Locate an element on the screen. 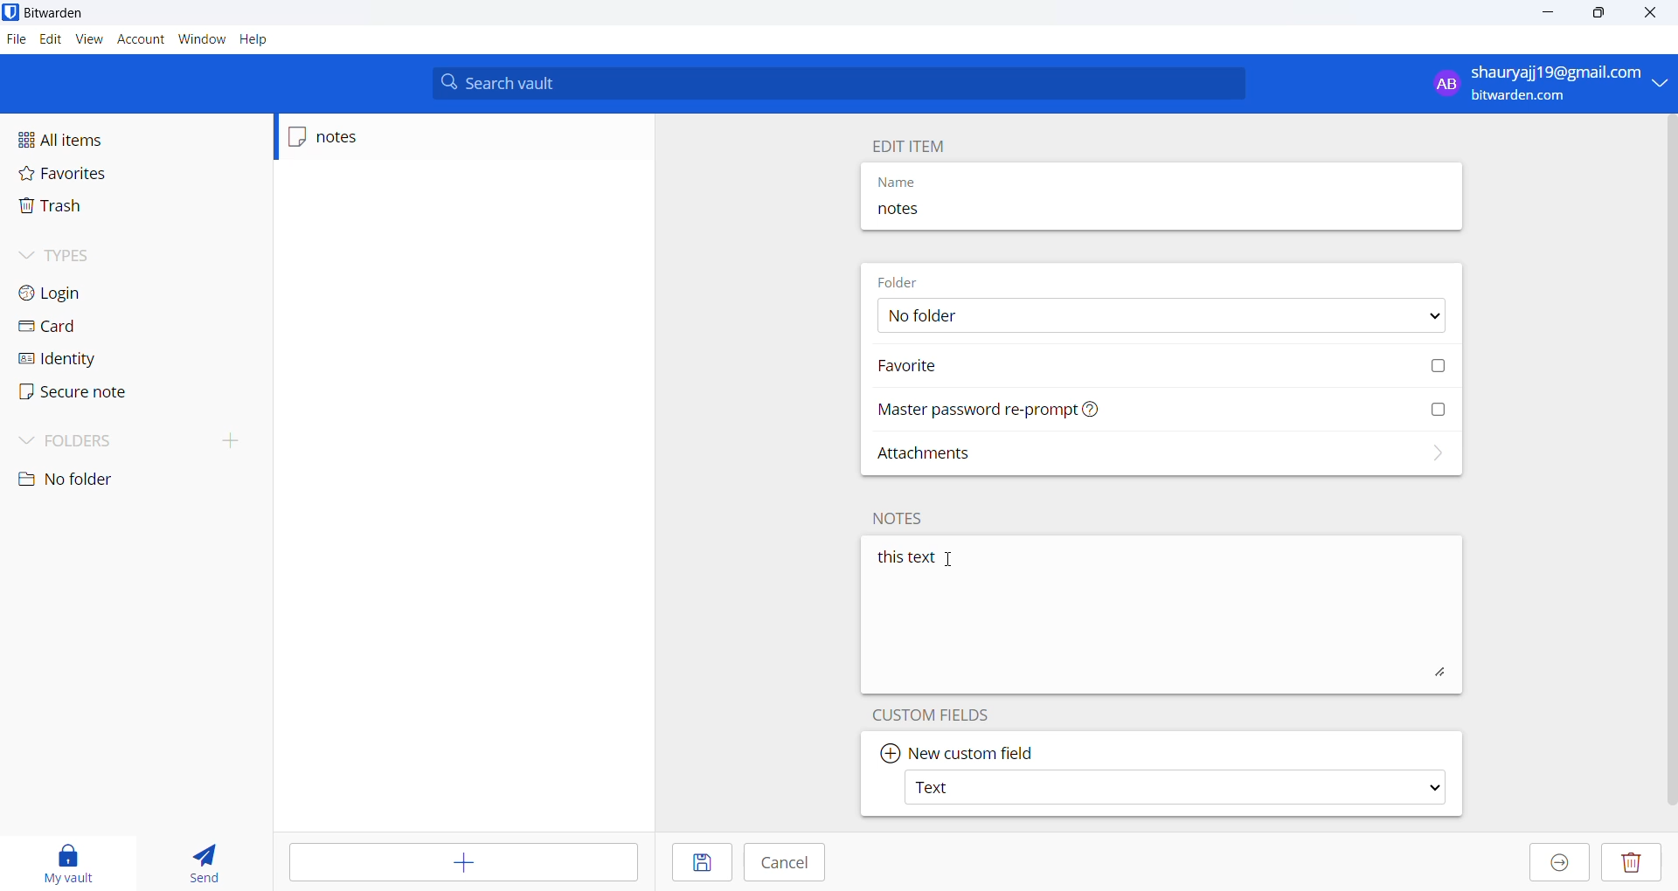 The height and width of the screenshot is (891, 1678). cancel is located at coordinates (786, 863).